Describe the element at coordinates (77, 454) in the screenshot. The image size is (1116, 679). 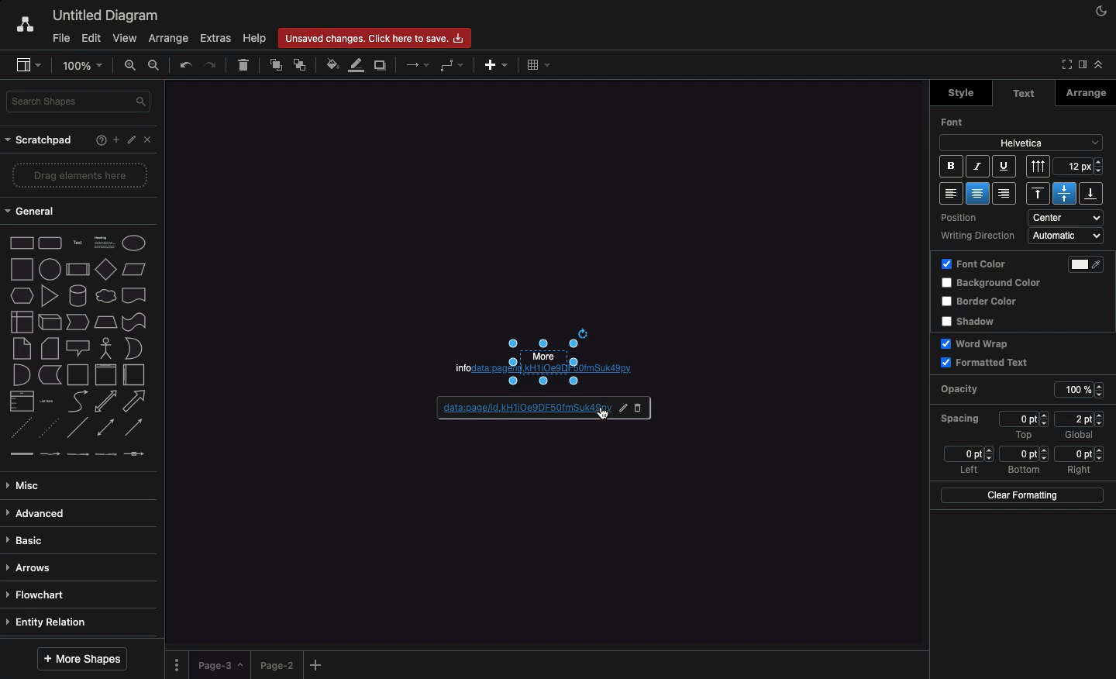
I see `connector with 2 labels` at that location.